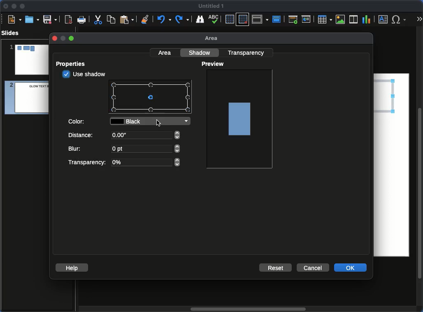 The image size is (423, 312). What do you see at coordinates (383, 19) in the screenshot?
I see `Textbox` at bounding box center [383, 19].